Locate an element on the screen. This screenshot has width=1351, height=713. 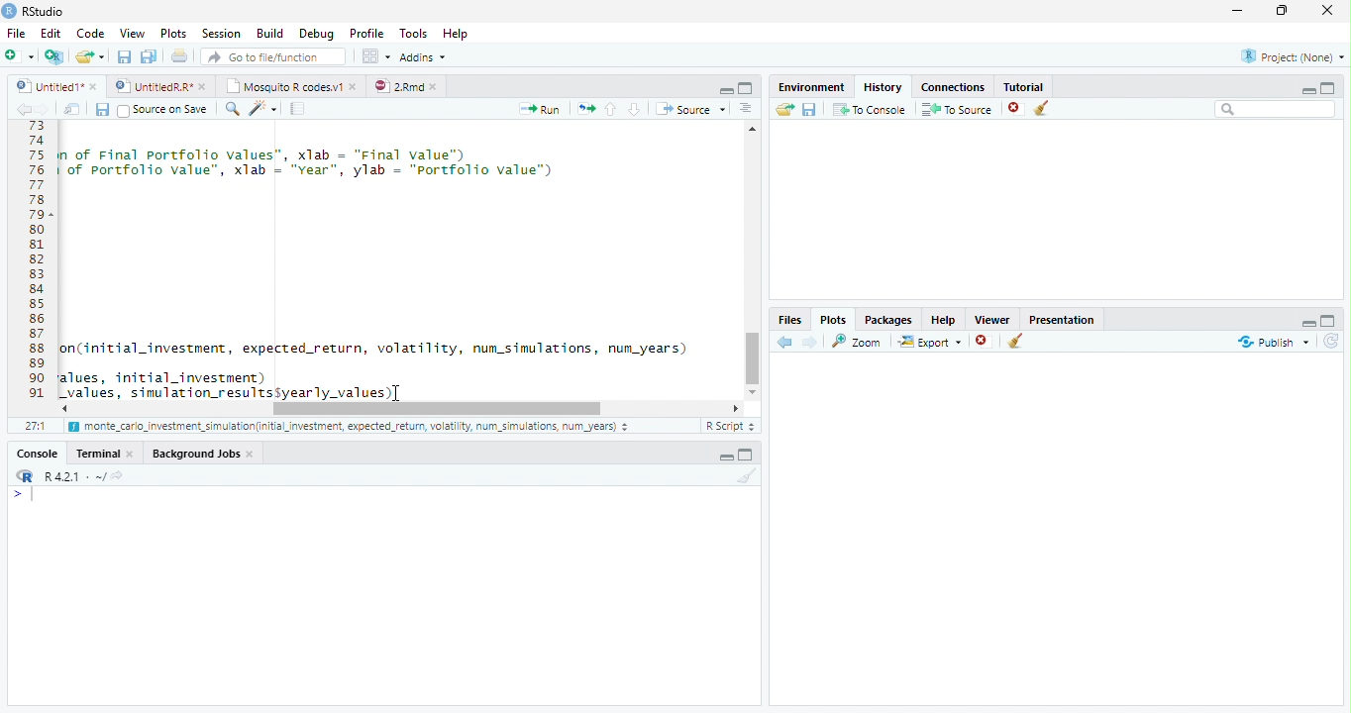
RStudio is located at coordinates (34, 11).